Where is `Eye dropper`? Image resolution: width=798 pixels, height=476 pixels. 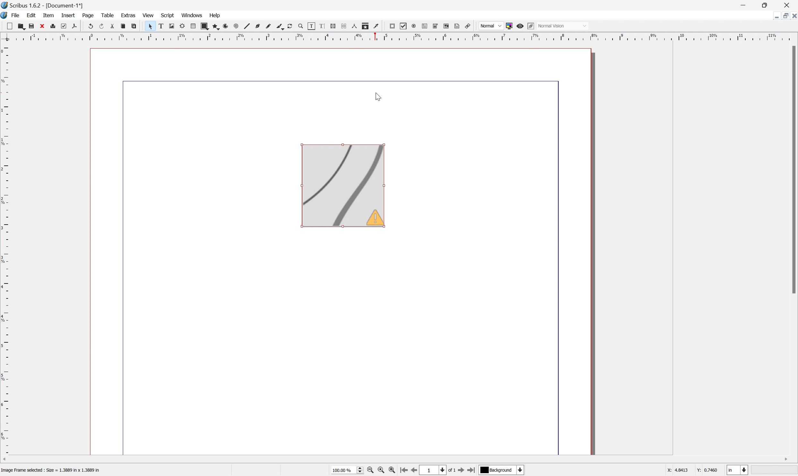 Eye dropper is located at coordinates (378, 26).